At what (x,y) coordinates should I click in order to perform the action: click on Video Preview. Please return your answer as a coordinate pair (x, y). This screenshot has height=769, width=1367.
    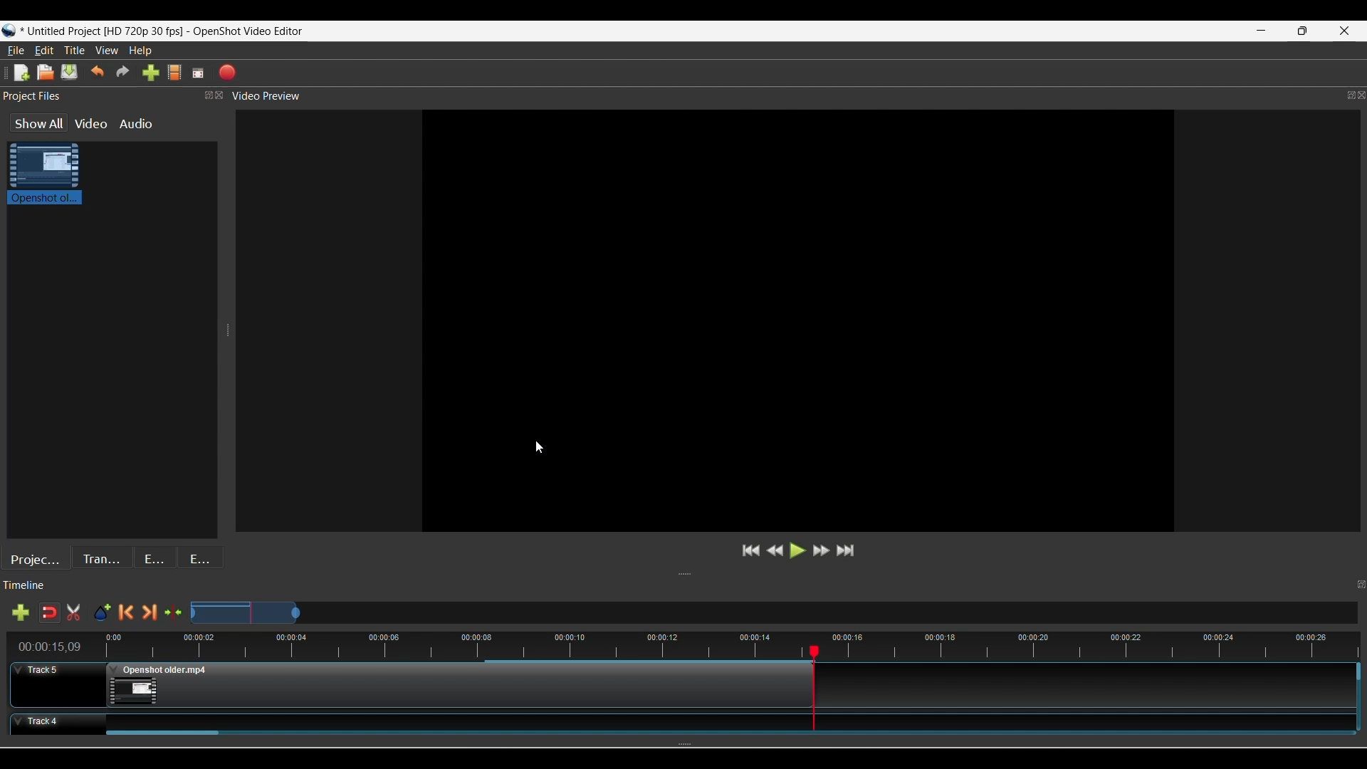
    Looking at the image, I should click on (800, 97).